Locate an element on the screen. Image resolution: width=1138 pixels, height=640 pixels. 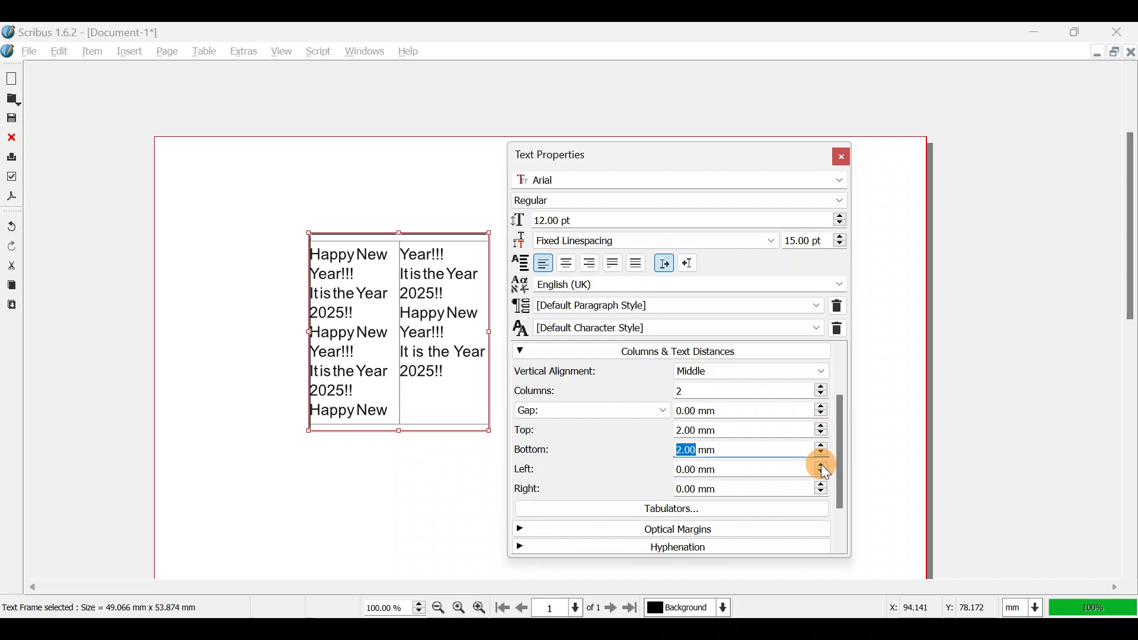
Table is located at coordinates (205, 51).